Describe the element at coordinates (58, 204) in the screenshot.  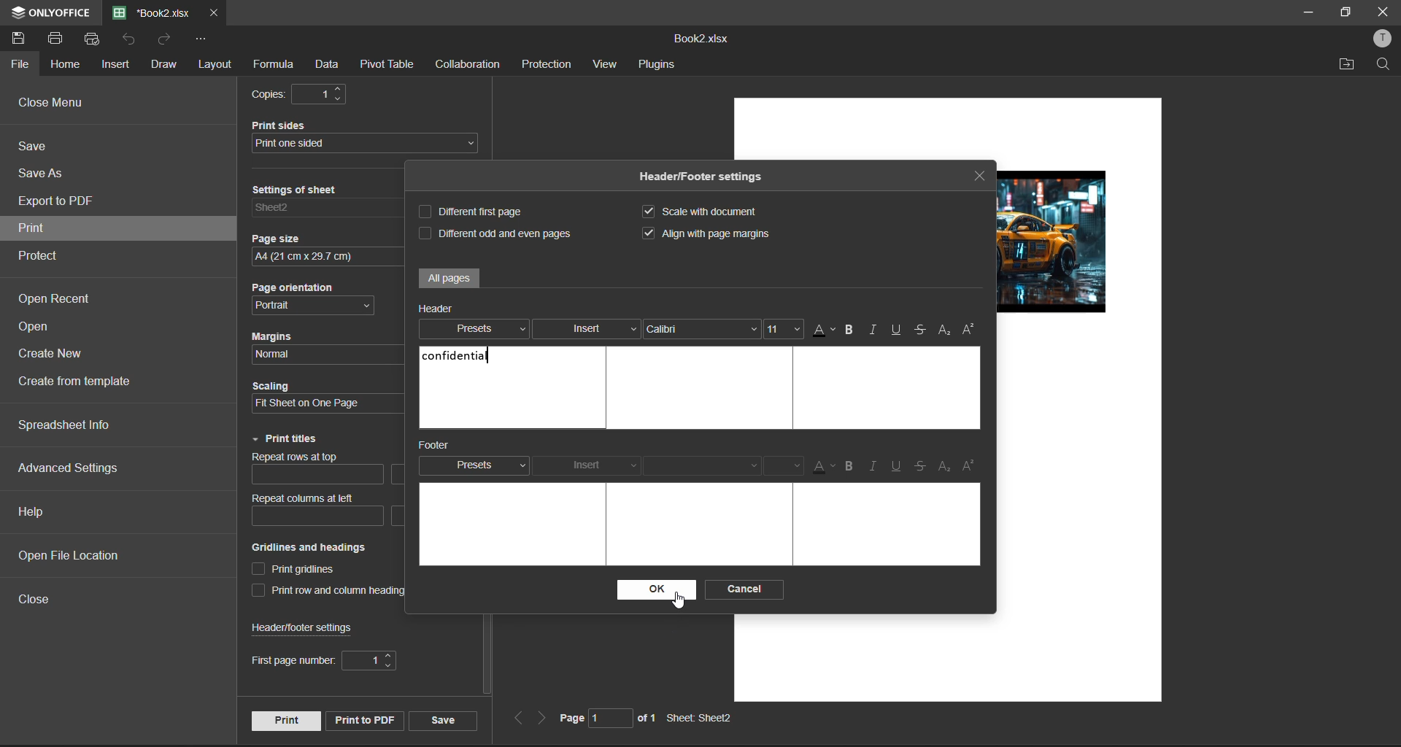
I see `export to pdf` at that location.